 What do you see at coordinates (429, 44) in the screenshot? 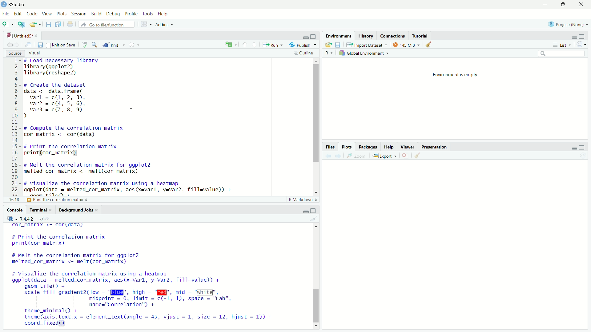
I see `clear objects` at bounding box center [429, 44].